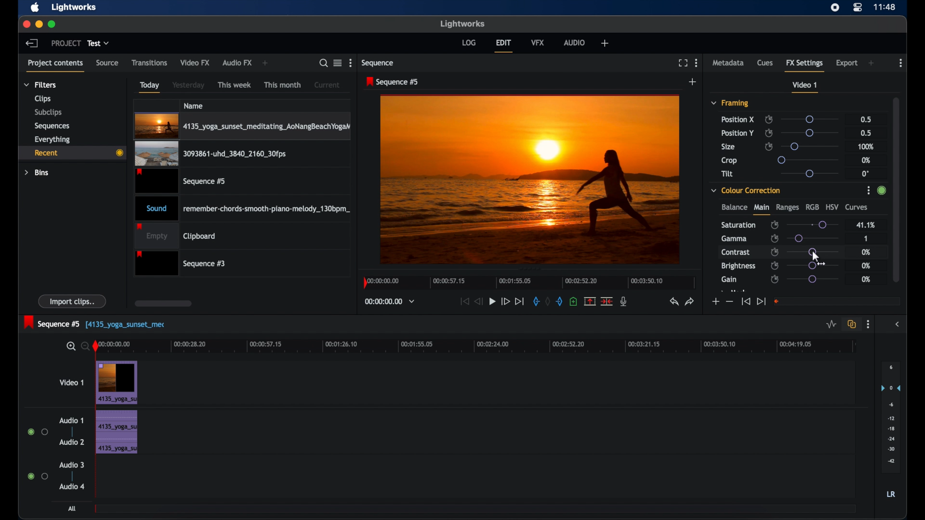 The height and width of the screenshot is (520, 925). What do you see at coordinates (24, 24) in the screenshot?
I see `close` at bounding box center [24, 24].